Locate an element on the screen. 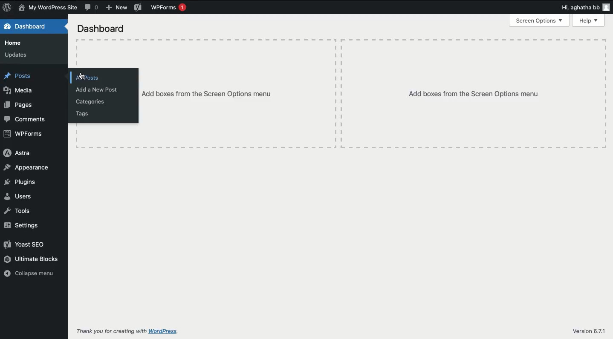 The height and width of the screenshot is (339, 613). Media is located at coordinates (19, 91).